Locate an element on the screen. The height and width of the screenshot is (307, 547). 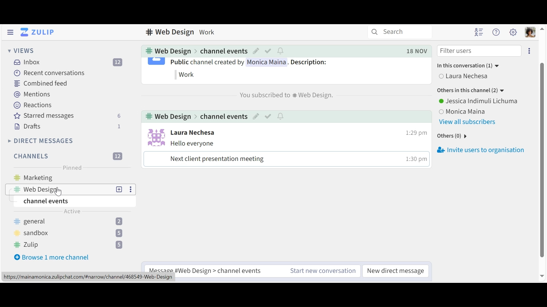
https://mainamonica.zulipchat.com/#narrow/channel/468549-Web-Design is located at coordinates (88, 277).